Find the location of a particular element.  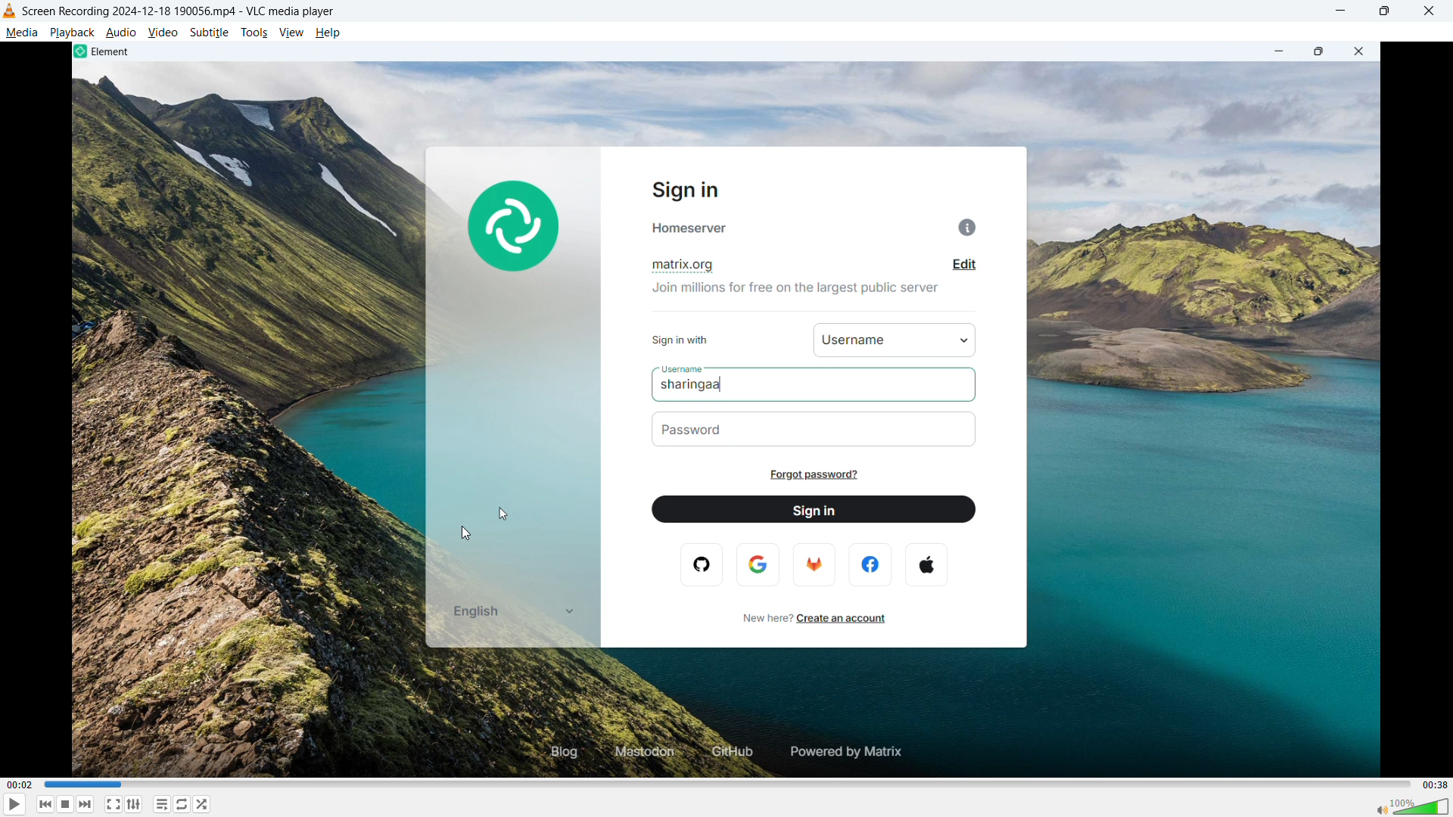

Backward or previous media  is located at coordinates (46, 804).